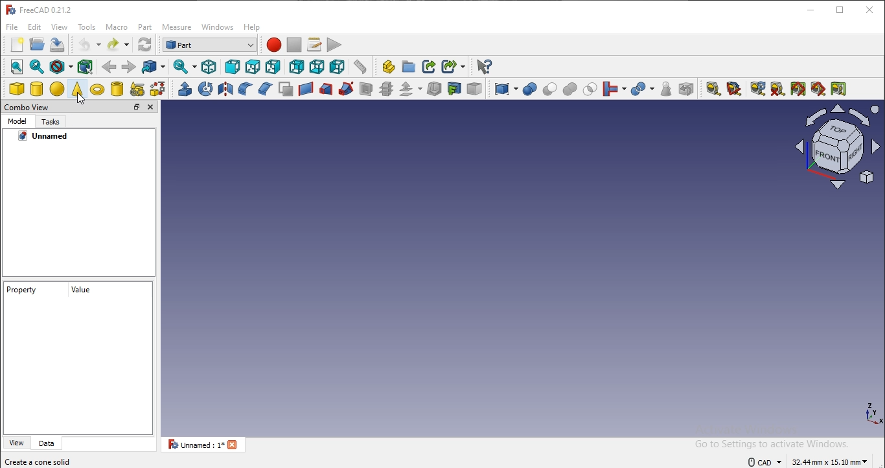 This screenshot has width=885, height=468. Describe the element at coordinates (37, 461) in the screenshot. I see `create a cone solid` at that location.